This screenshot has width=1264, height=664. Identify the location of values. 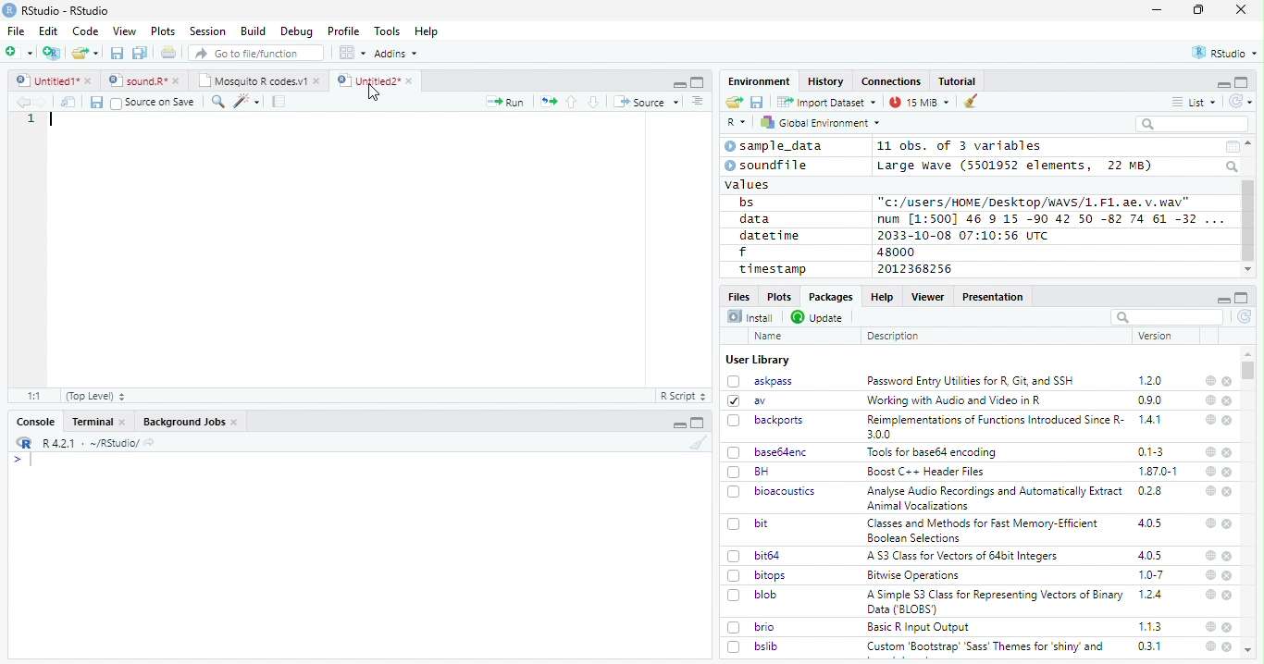
(749, 183).